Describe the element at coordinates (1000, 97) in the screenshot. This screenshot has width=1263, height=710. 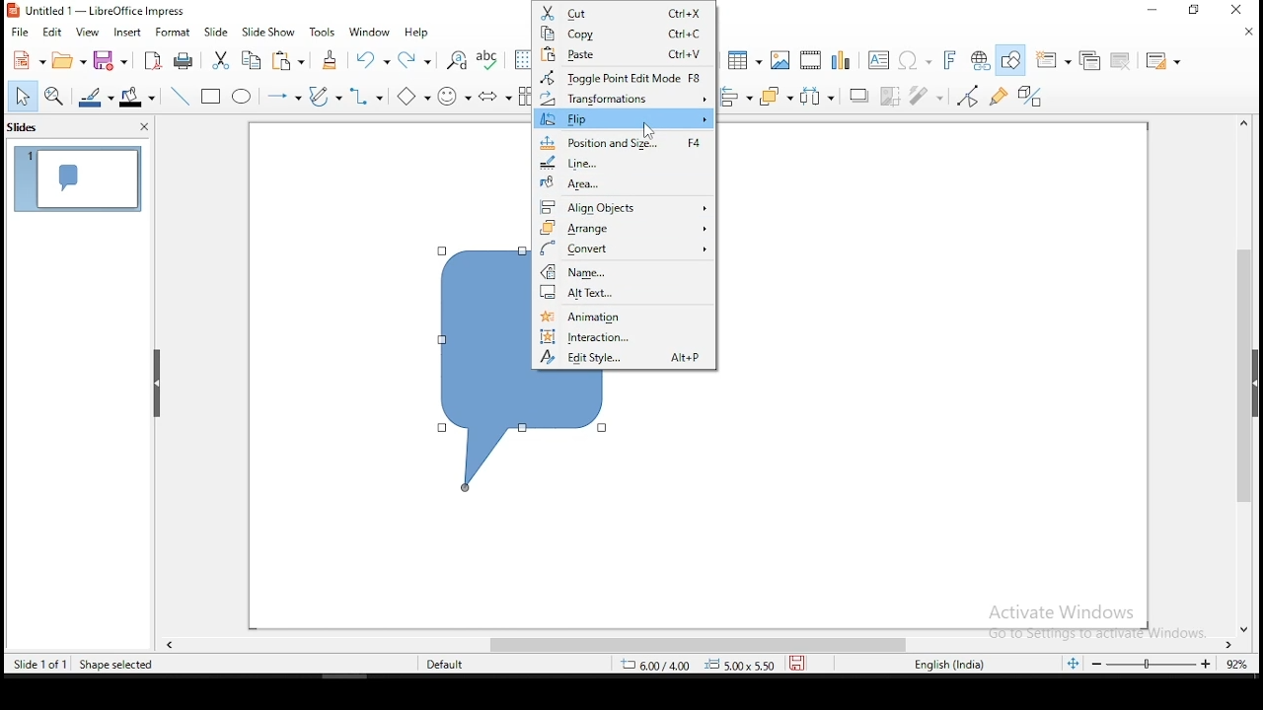
I see `show gluepoint functions` at that location.